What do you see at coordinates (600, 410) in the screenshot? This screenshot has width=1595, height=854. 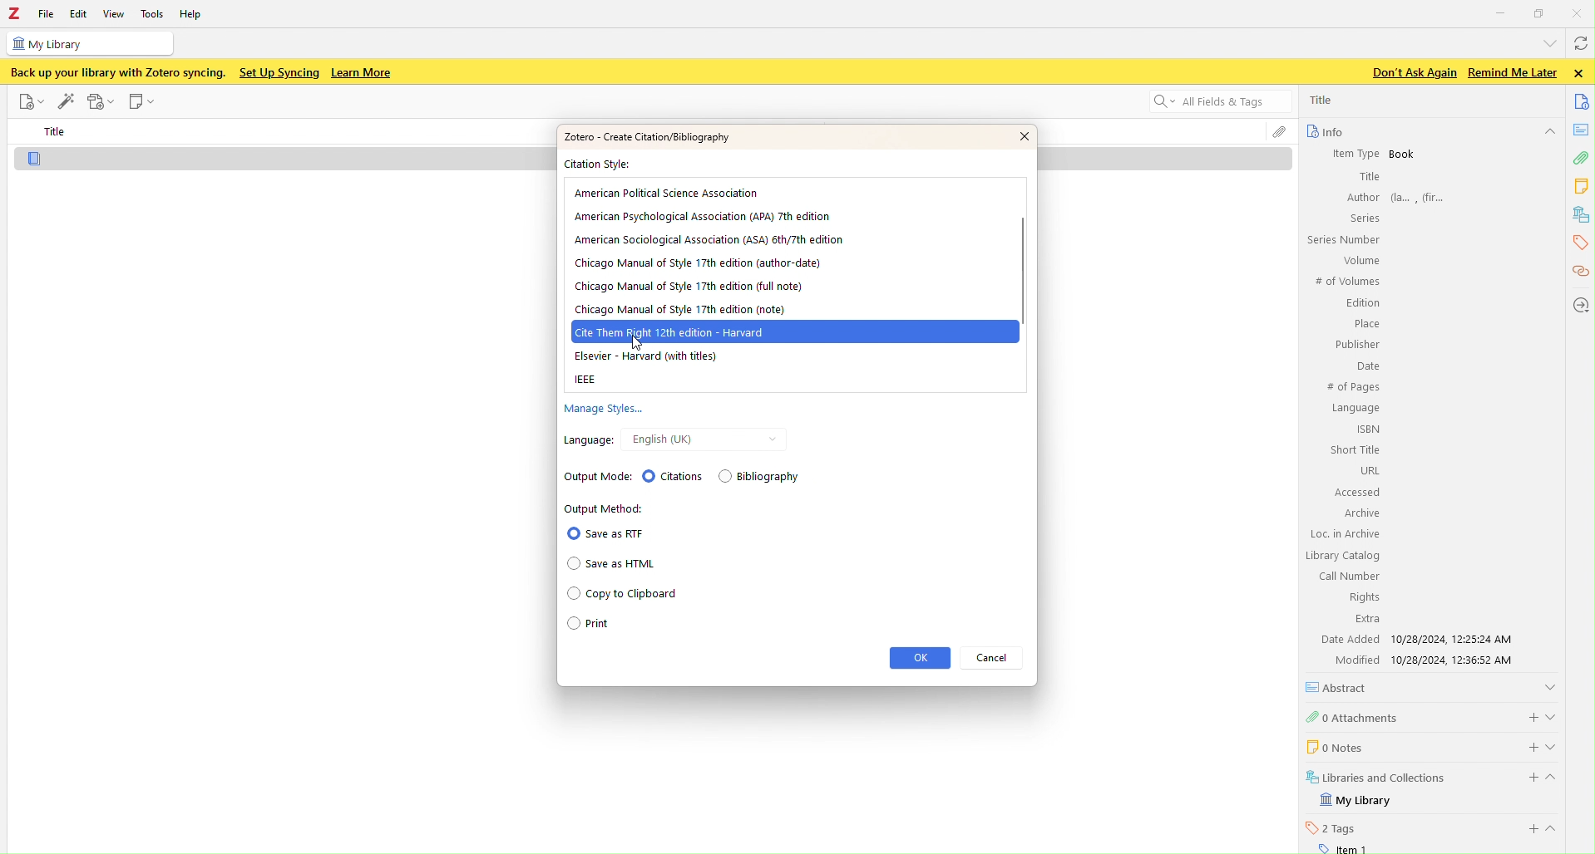 I see `Manage Styles...` at bounding box center [600, 410].